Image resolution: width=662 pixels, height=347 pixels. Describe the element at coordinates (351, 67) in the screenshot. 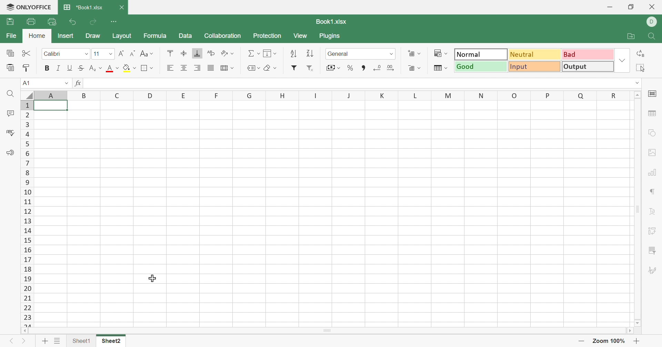

I see `Percentage style` at that location.